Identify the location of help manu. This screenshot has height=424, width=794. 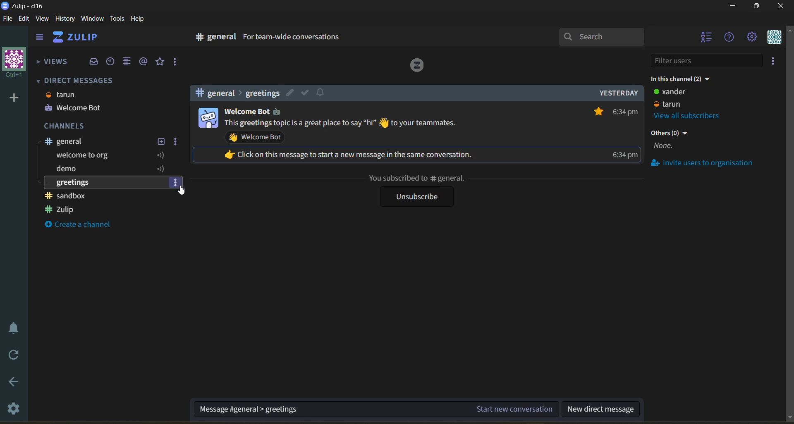
(730, 37).